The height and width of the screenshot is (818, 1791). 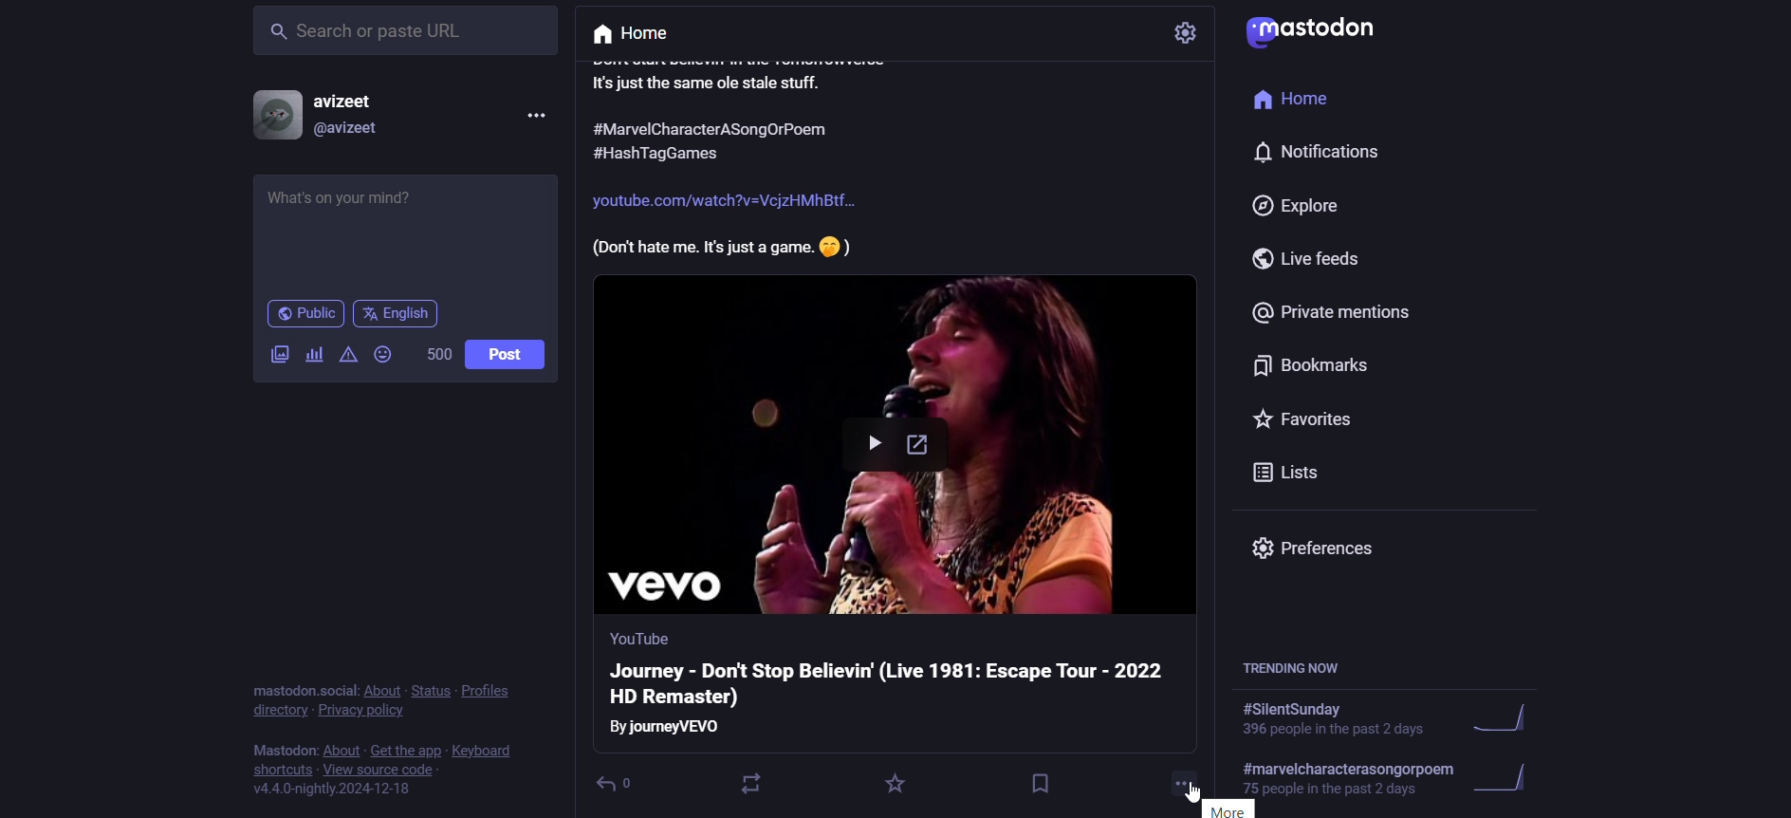 I want to click on explore, so click(x=1298, y=206).